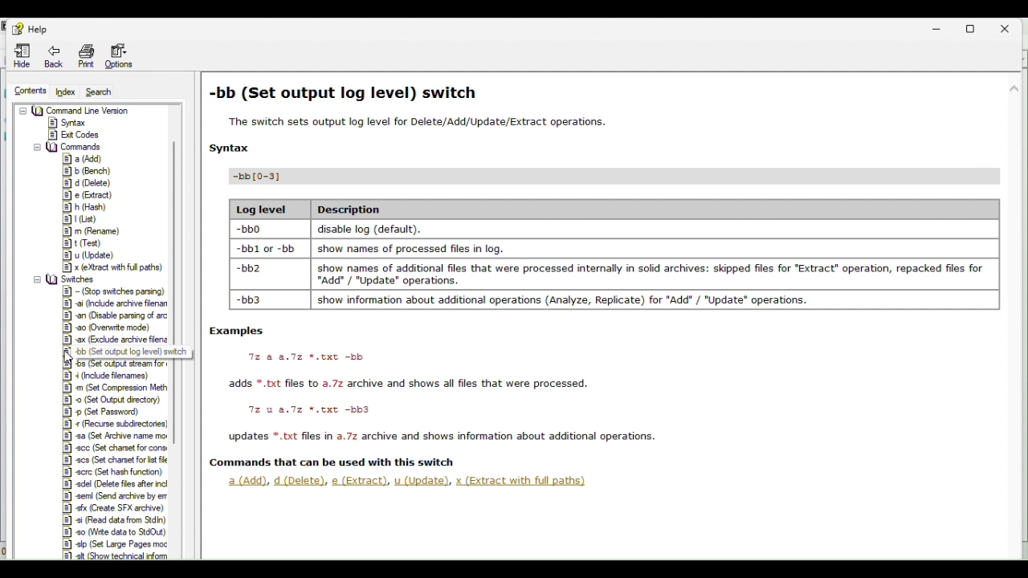 This screenshot has width=1028, height=578. What do you see at coordinates (86, 55) in the screenshot?
I see `Print` at bounding box center [86, 55].